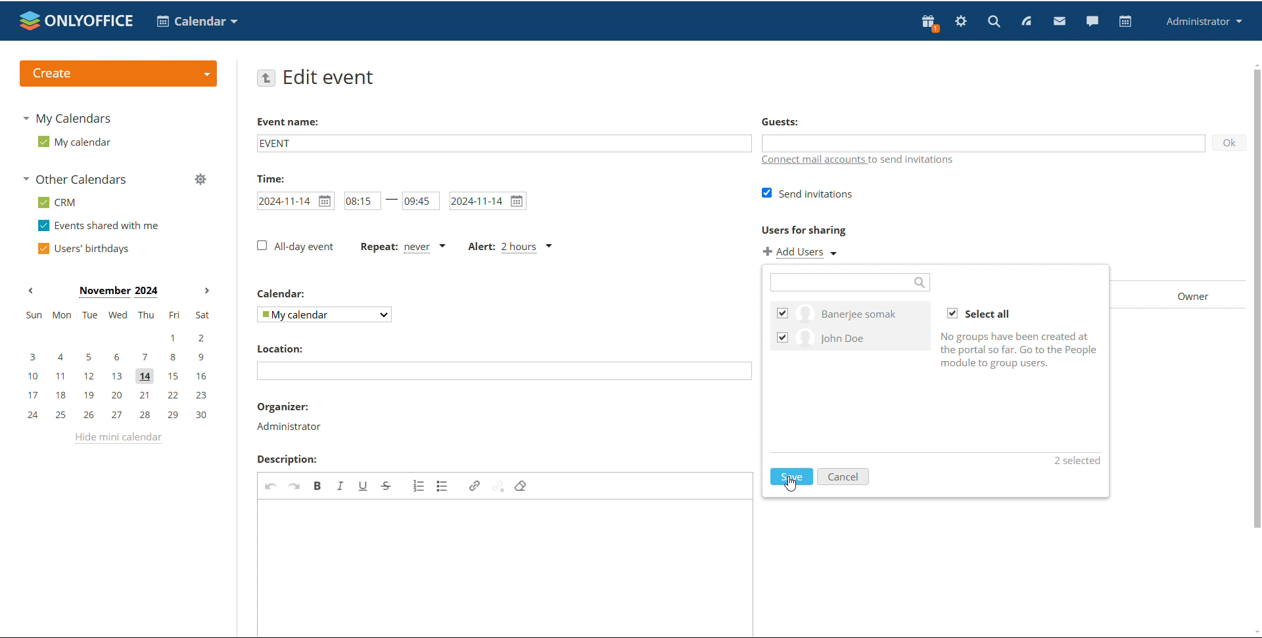  I want to click on inset/remove numbered list, so click(419, 486).